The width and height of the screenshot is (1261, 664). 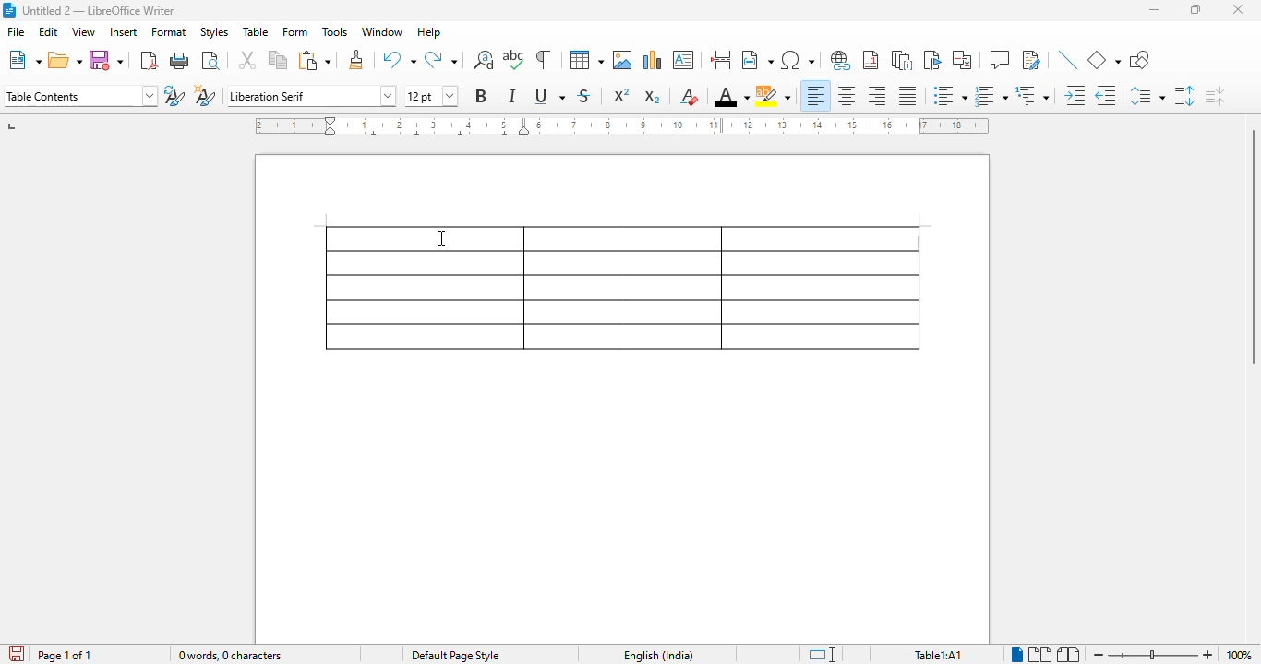 I want to click on find and replace, so click(x=483, y=60).